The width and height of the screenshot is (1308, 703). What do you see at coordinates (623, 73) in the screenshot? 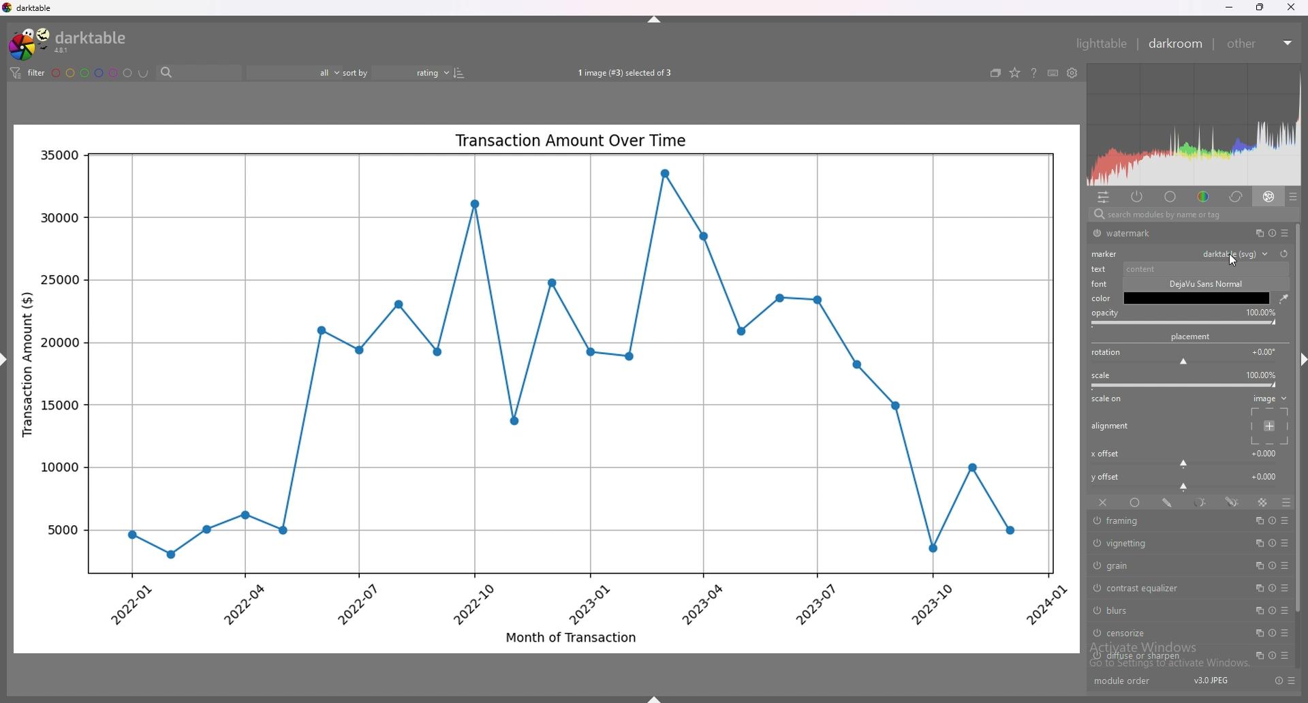
I see `images selected` at bounding box center [623, 73].